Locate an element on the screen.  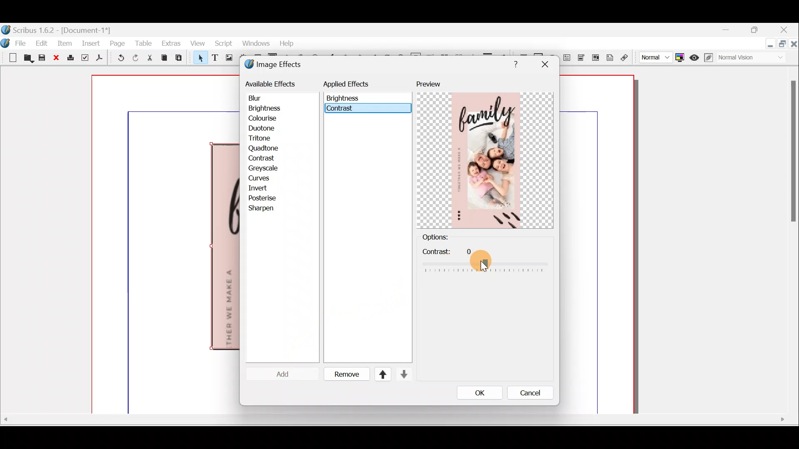
Edit in preview mode is located at coordinates (710, 58).